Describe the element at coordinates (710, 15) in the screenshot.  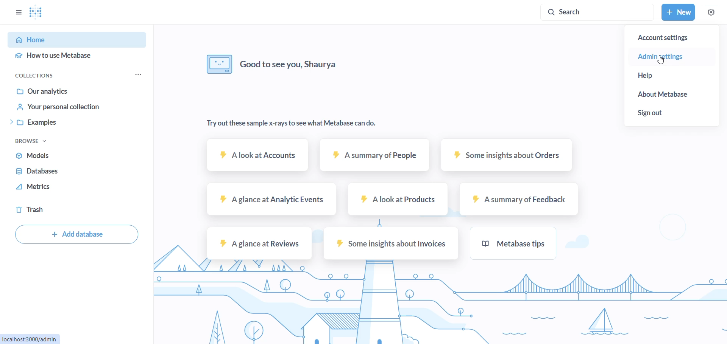
I see `cursor` at that location.